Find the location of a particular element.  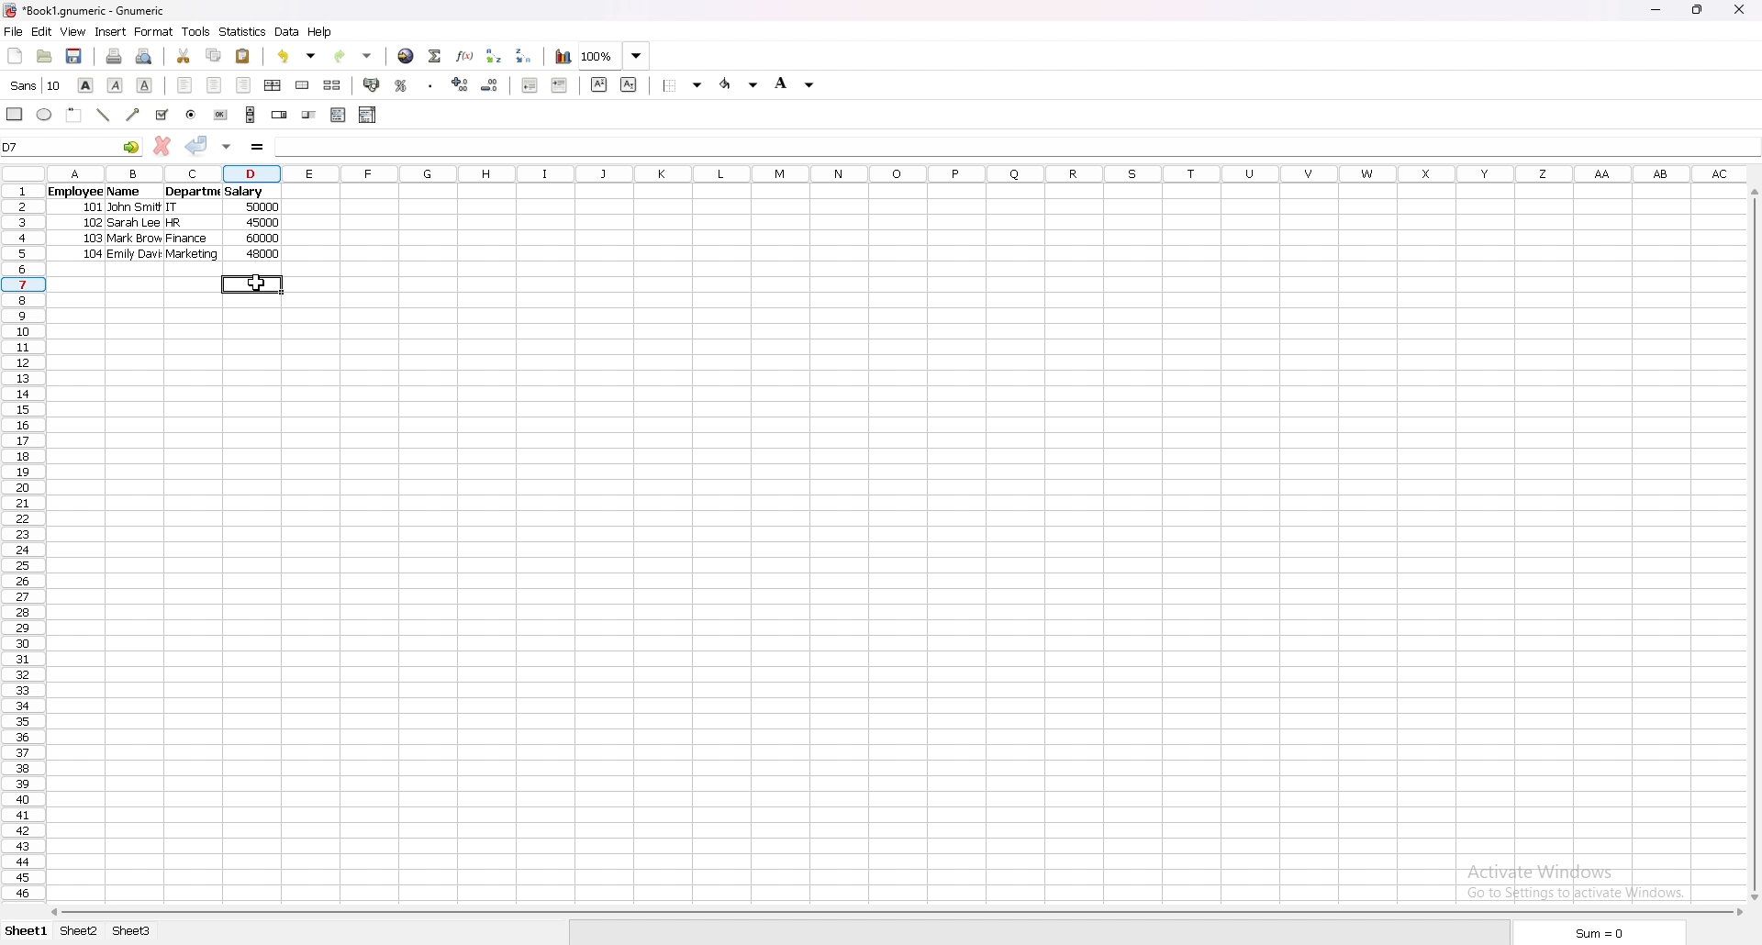

IT is located at coordinates (184, 209).